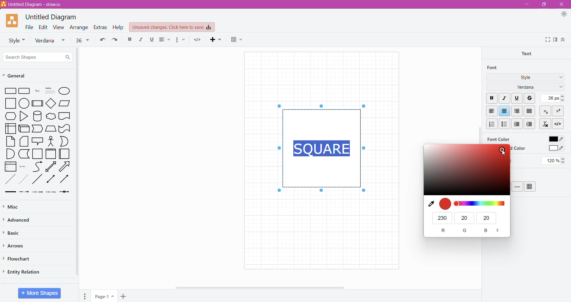 The height and width of the screenshot is (302, 571). What do you see at coordinates (166, 39) in the screenshot?
I see `Text Alignment` at bounding box center [166, 39].